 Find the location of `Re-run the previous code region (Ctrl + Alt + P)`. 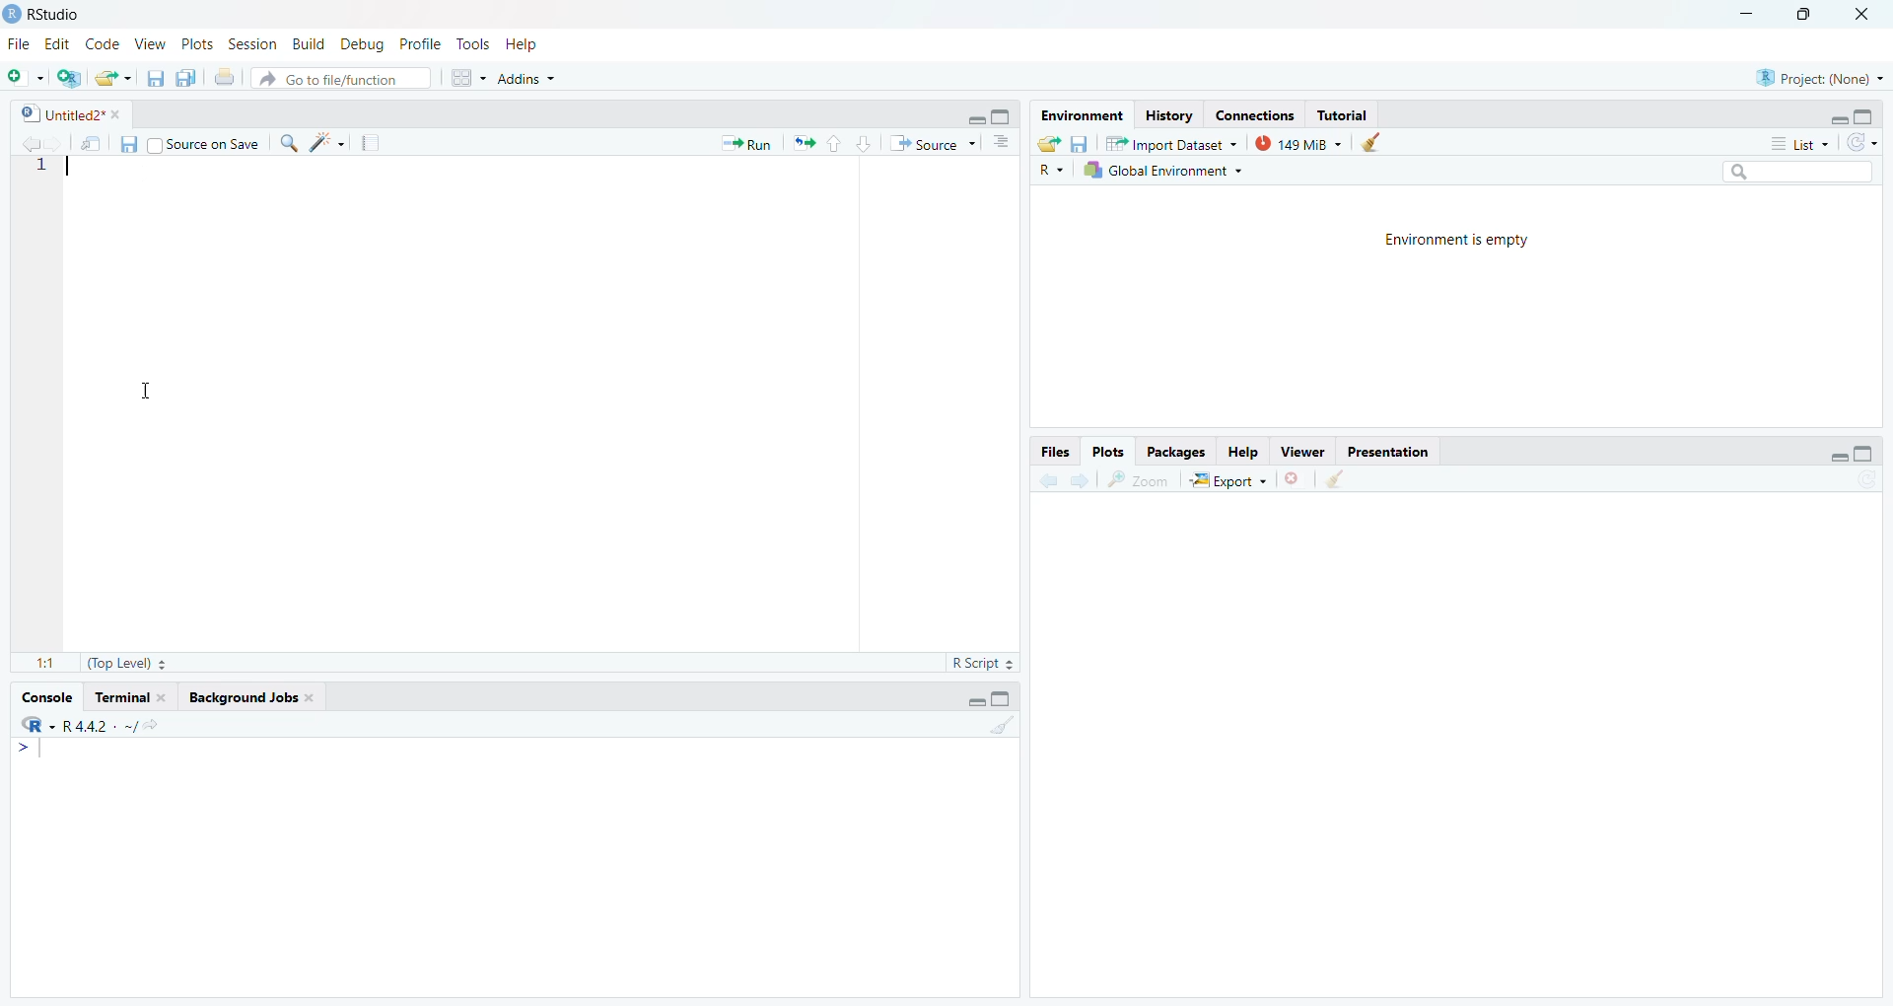

Re-run the previous code region (Ctrl + Alt + P) is located at coordinates (805, 140).